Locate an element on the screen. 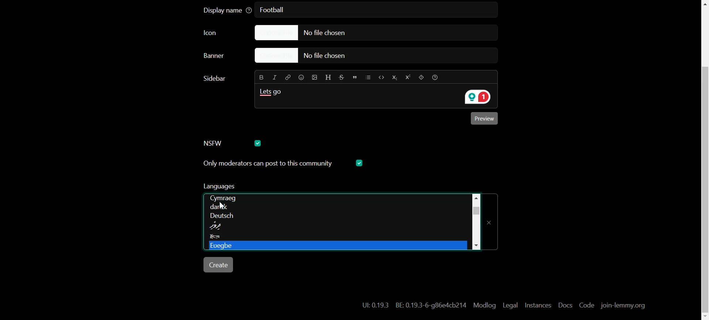 The height and width of the screenshot is (320, 709). Quote is located at coordinates (356, 77).